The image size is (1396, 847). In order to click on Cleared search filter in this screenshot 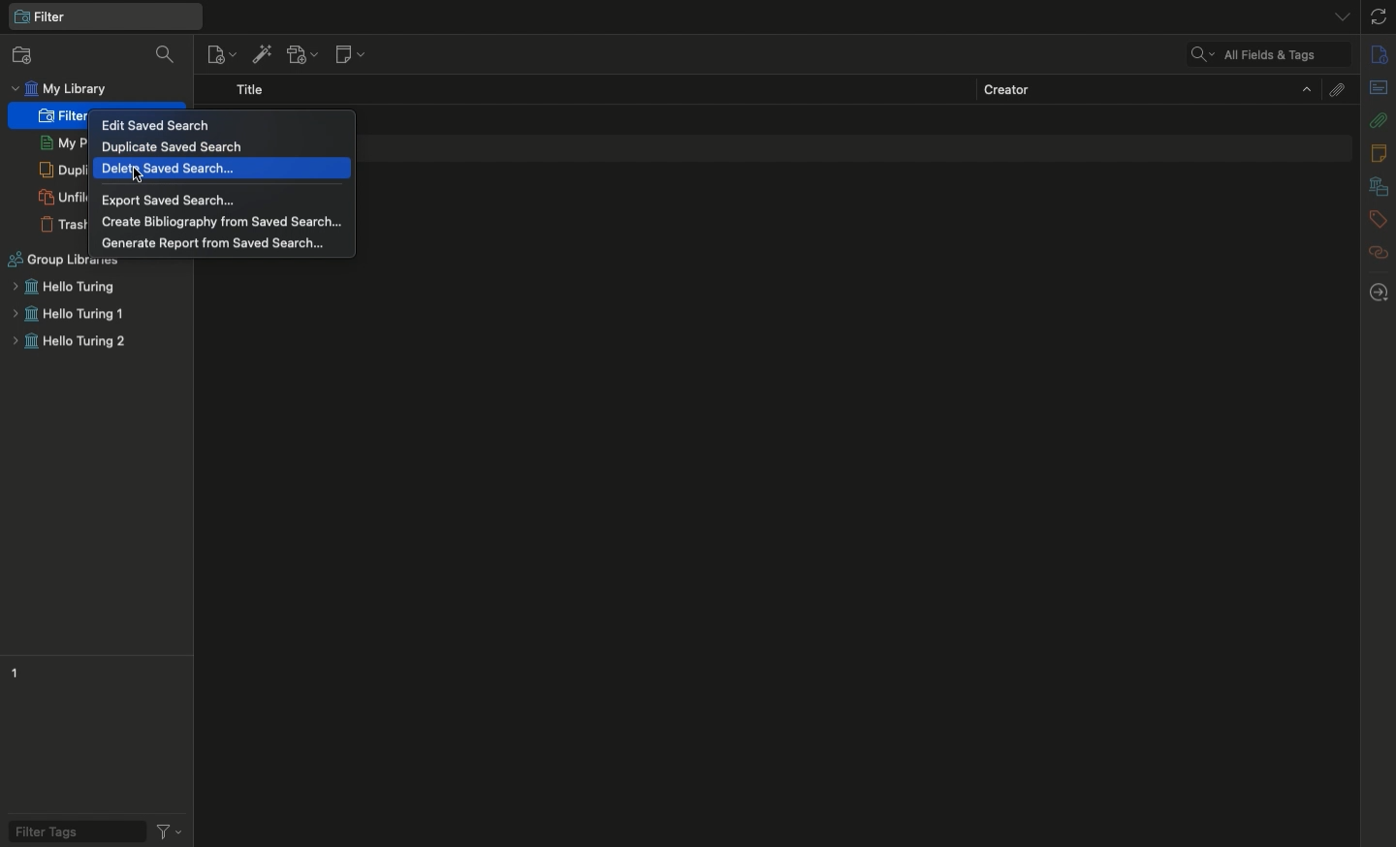, I will do `click(1267, 55)`.